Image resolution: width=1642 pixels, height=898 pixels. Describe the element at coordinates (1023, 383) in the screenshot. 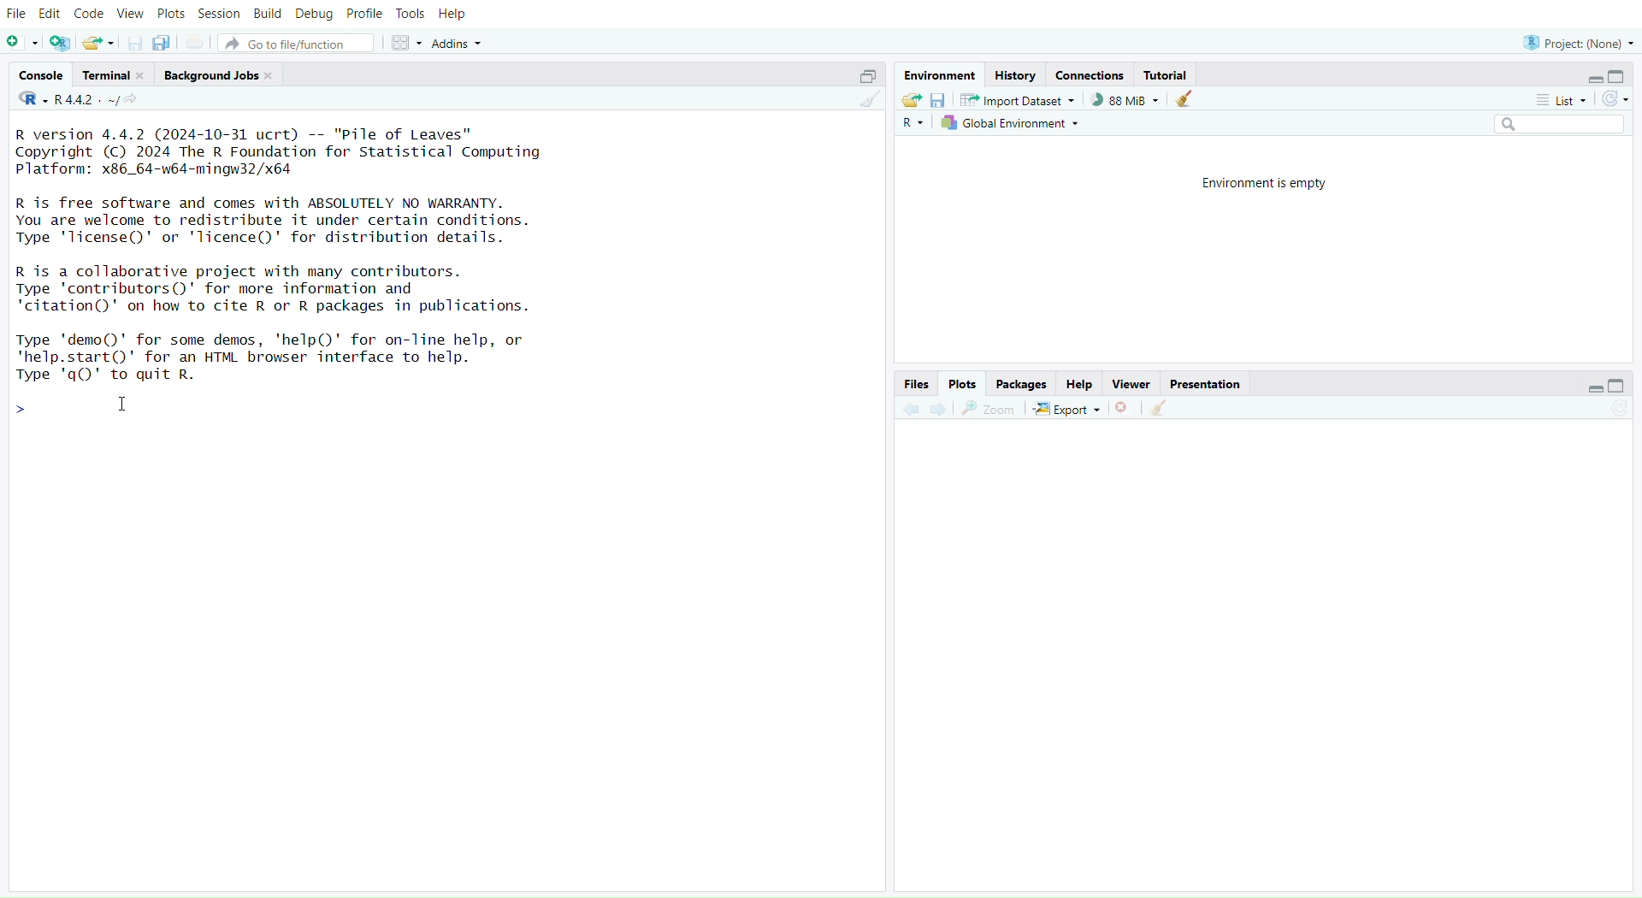

I see `packages` at that location.